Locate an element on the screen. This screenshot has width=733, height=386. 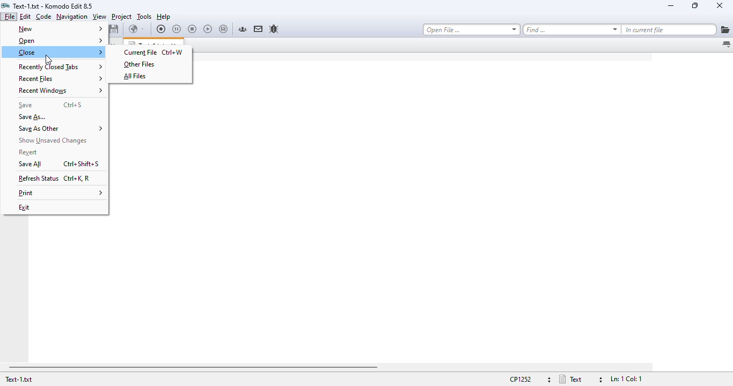
tools is located at coordinates (144, 17).